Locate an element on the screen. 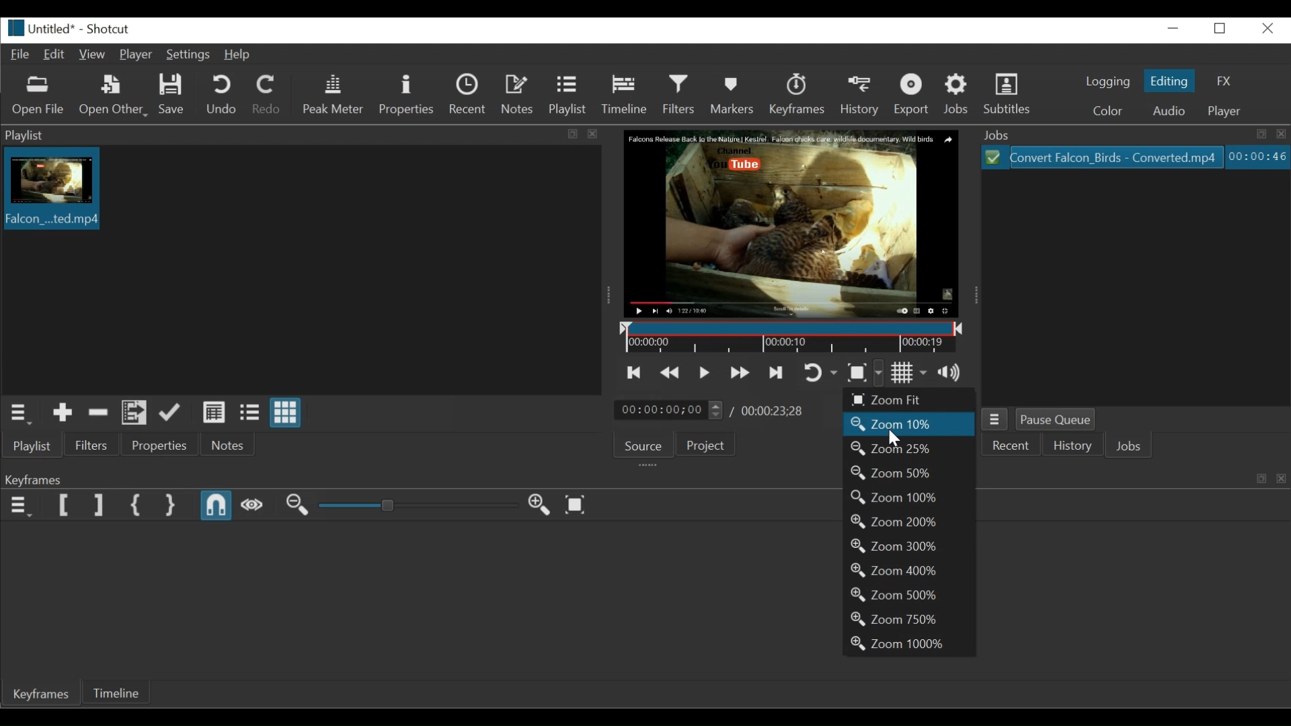 The height and width of the screenshot is (726, 1291). Toggle play or pause is located at coordinates (705, 372).